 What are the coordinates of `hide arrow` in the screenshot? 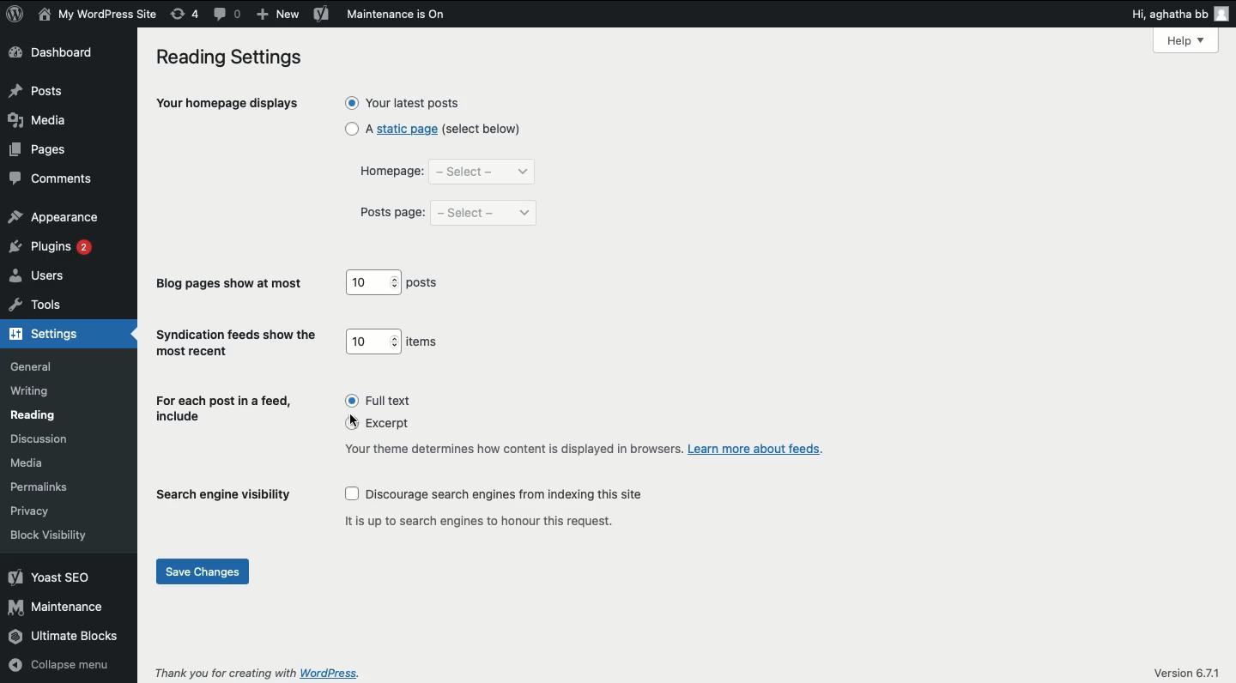 It's located at (132, 336).